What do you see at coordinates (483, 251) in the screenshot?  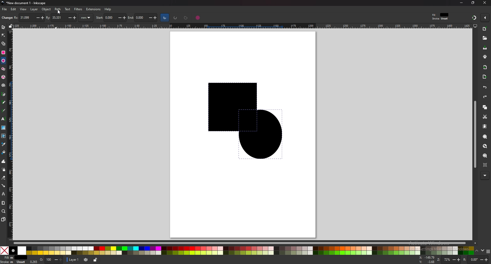 I see `down` at bounding box center [483, 251].